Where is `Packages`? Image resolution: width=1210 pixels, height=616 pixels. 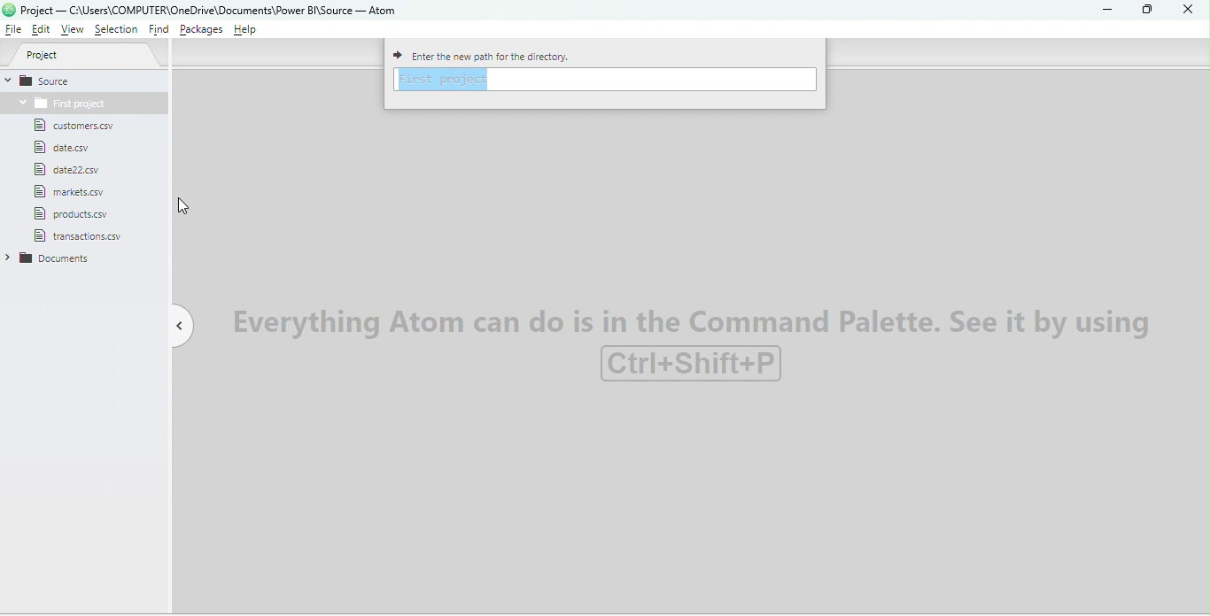 Packages is located at coordinates (199, 31).